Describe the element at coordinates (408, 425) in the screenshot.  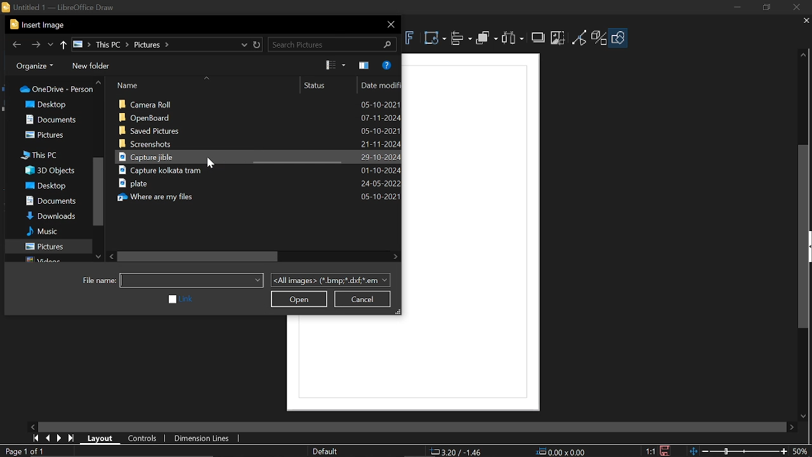
I see `horizontal slider` at that location.